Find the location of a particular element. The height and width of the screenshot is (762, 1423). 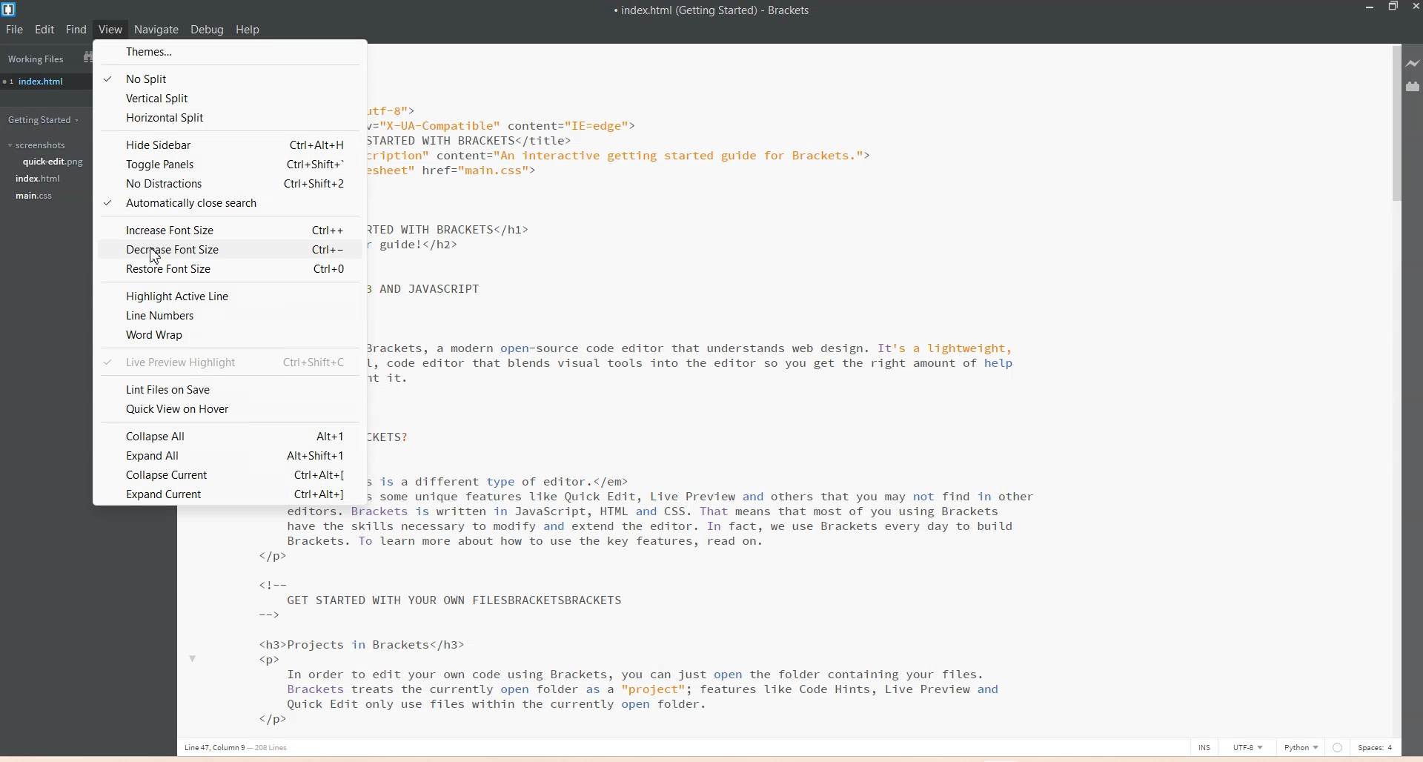

Vertical Split is located at coordinates (230, 100).